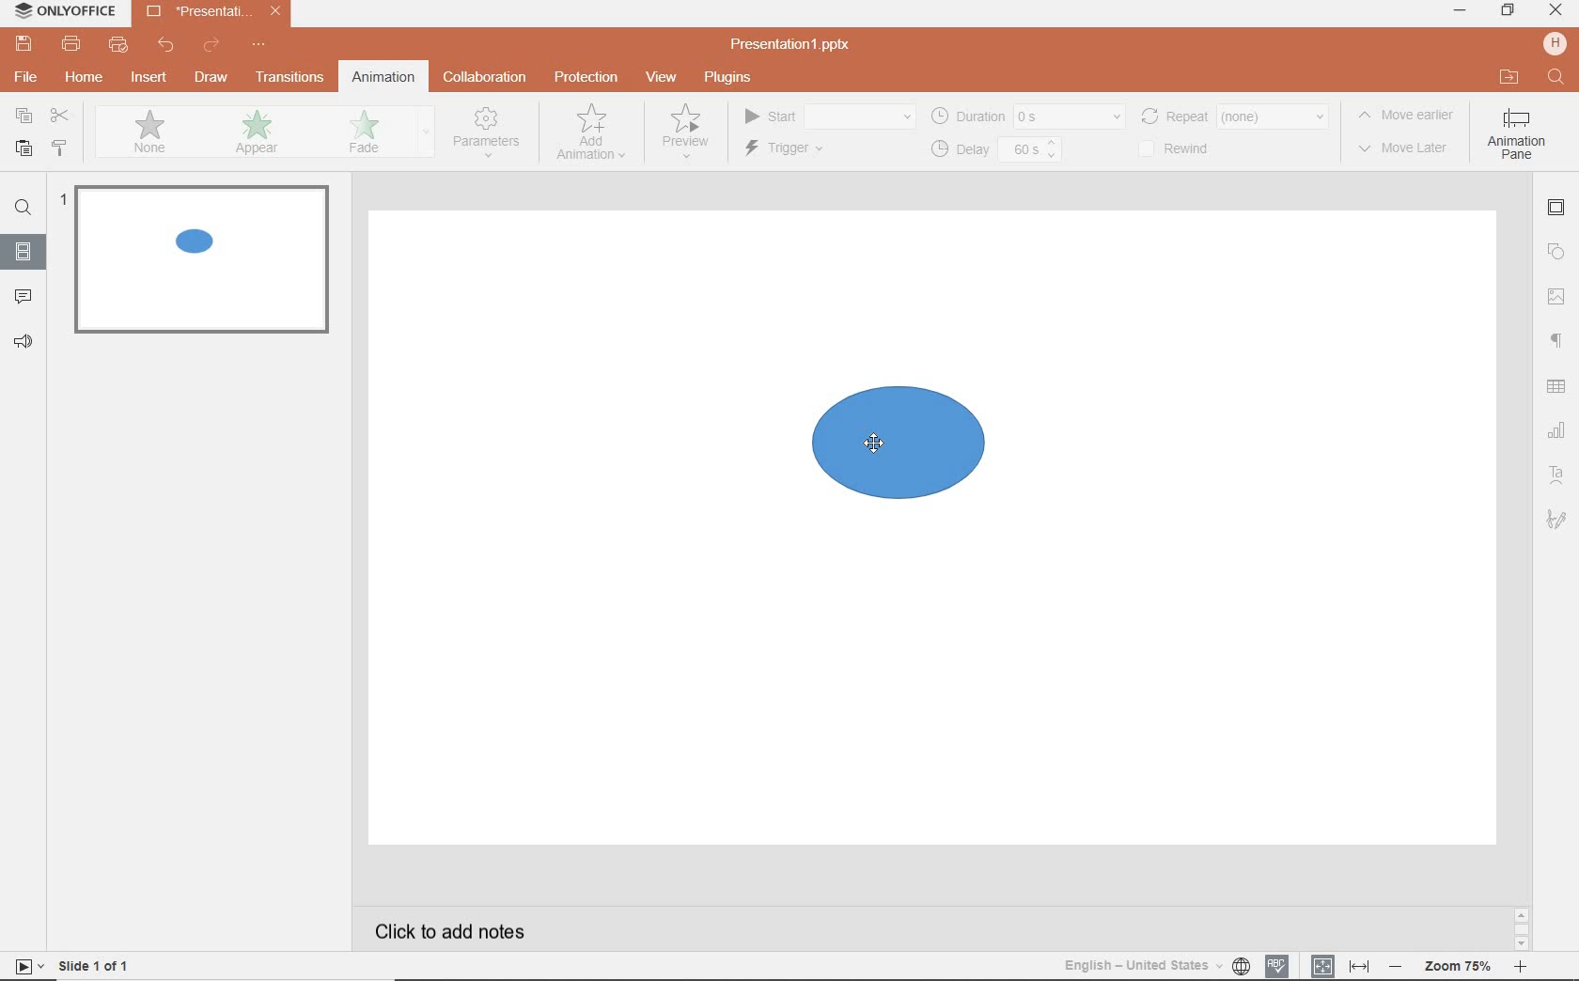 The width and height of the screenshot is (1579, 981). What do you see at coordinates (913, 466) in the screenshot?
I see `shape` at bounding box center [913, 466].